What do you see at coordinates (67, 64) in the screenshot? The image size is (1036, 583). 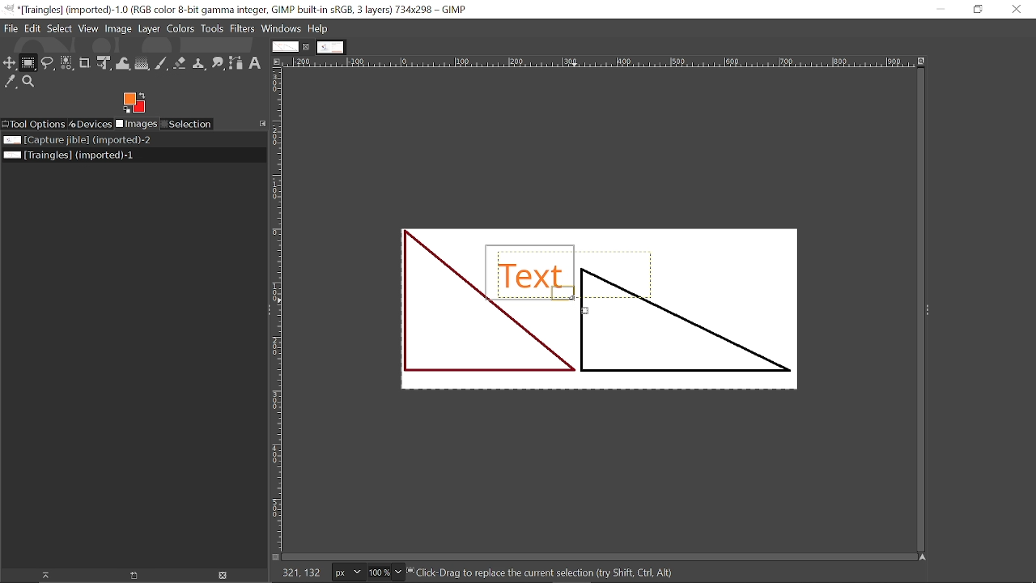 I see `Select by color` at bounding box center [67, 64].